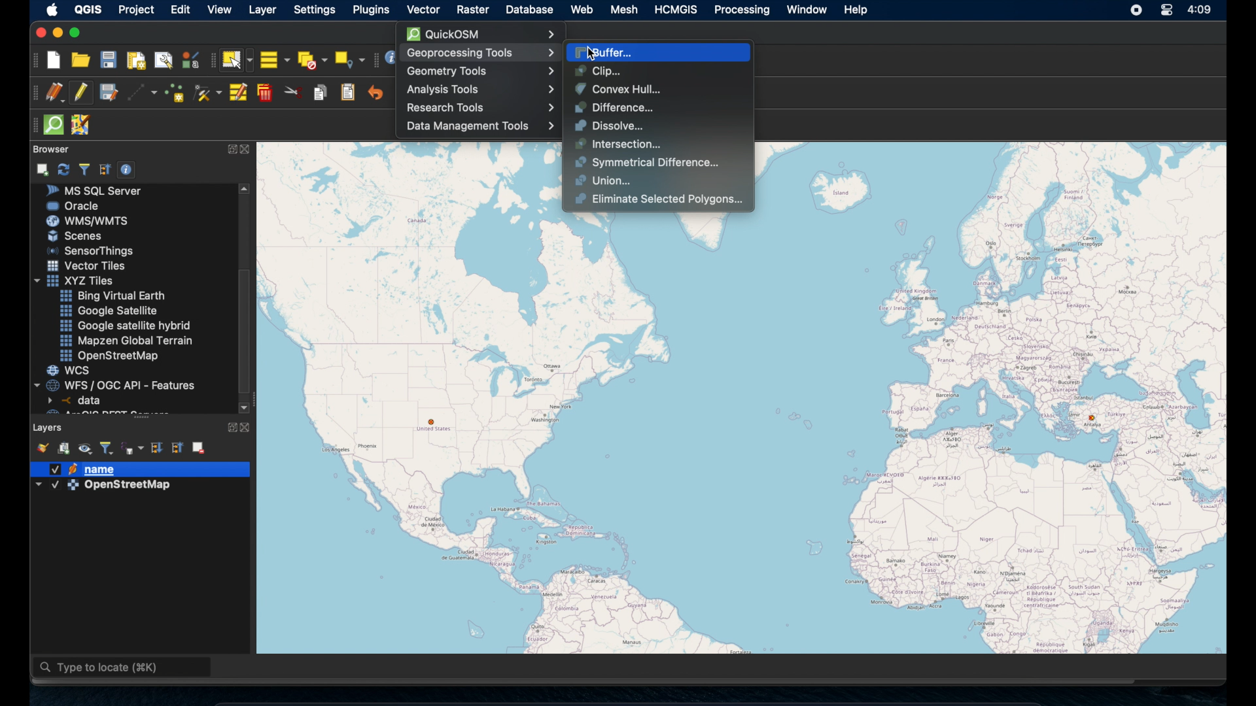 The image size is (1256, 706). What do you see at coordinates (104, 168) in the screenshot?
I see `collapse all` at bounding box center [104, 168].